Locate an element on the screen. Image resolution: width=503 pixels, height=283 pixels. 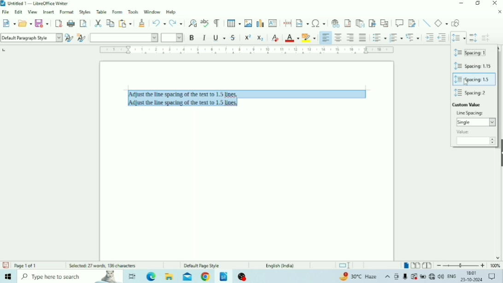
Find and Replace is located at coordinates (192, 23).